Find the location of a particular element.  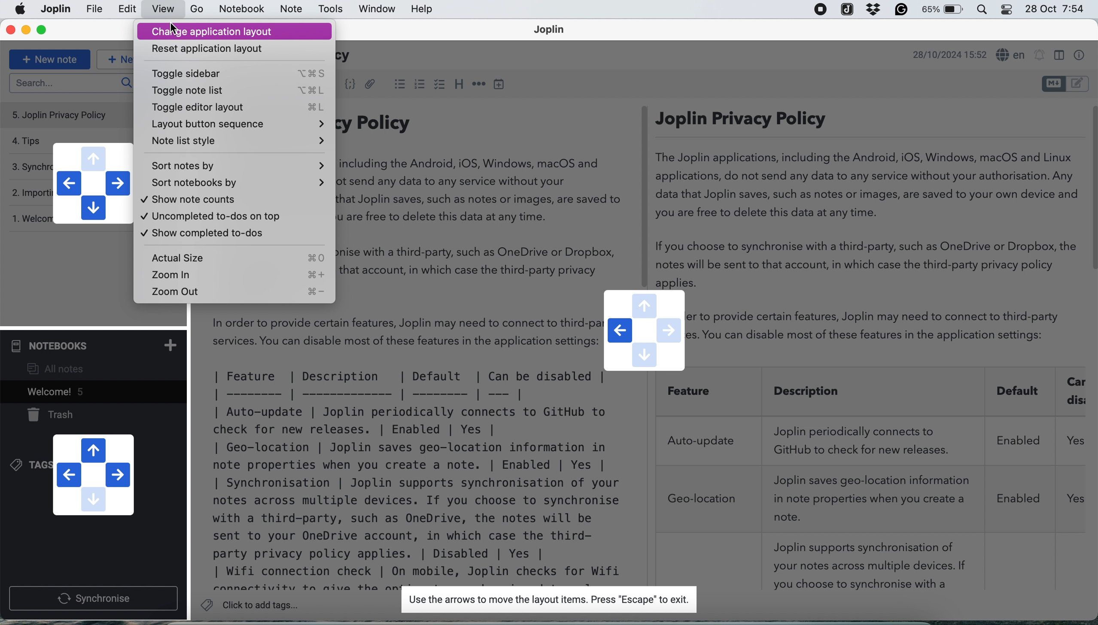

navigation buttons is located at coordinates (92, 474).